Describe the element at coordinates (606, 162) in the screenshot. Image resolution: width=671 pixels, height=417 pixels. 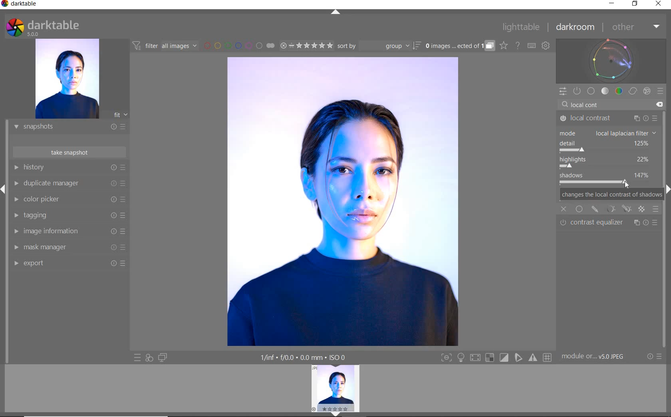
I see `highlights` at that location.